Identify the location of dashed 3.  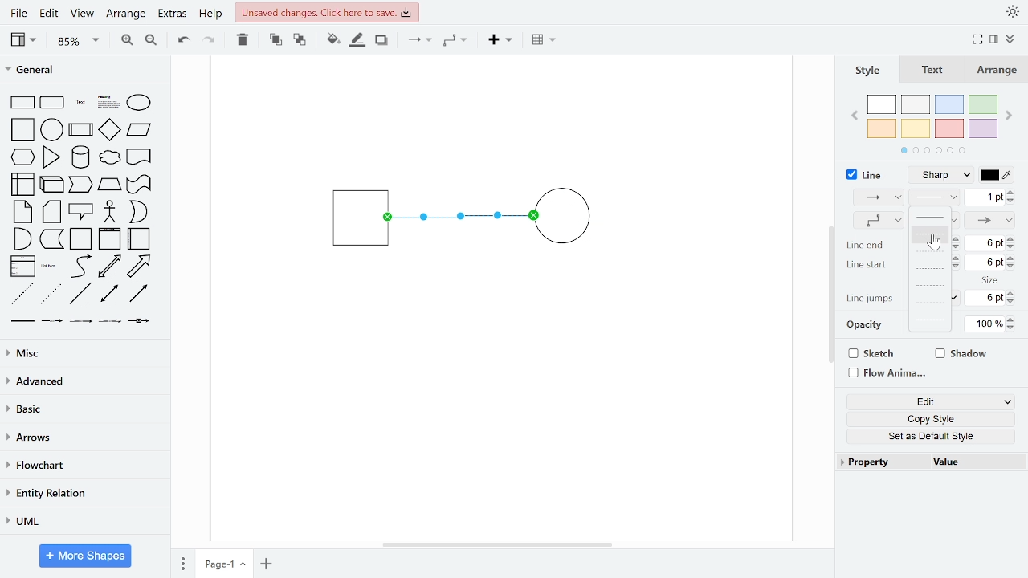
(929, 270).